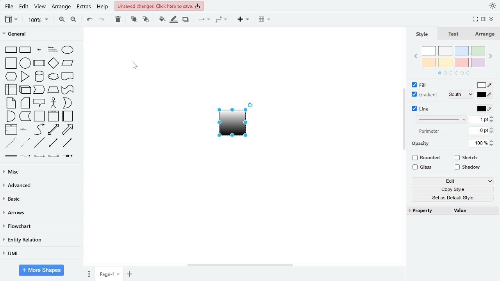 The image size is (500, 281). I want to click on insert, so click(243, 20).